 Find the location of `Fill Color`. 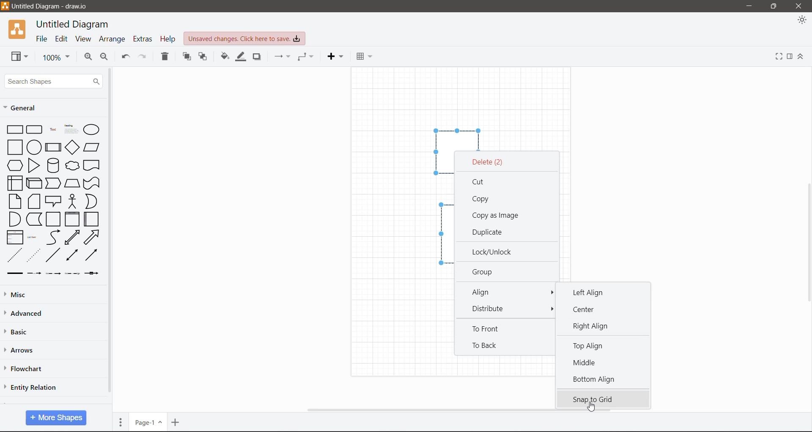

Fill Color is located at coordinates (225, 58).